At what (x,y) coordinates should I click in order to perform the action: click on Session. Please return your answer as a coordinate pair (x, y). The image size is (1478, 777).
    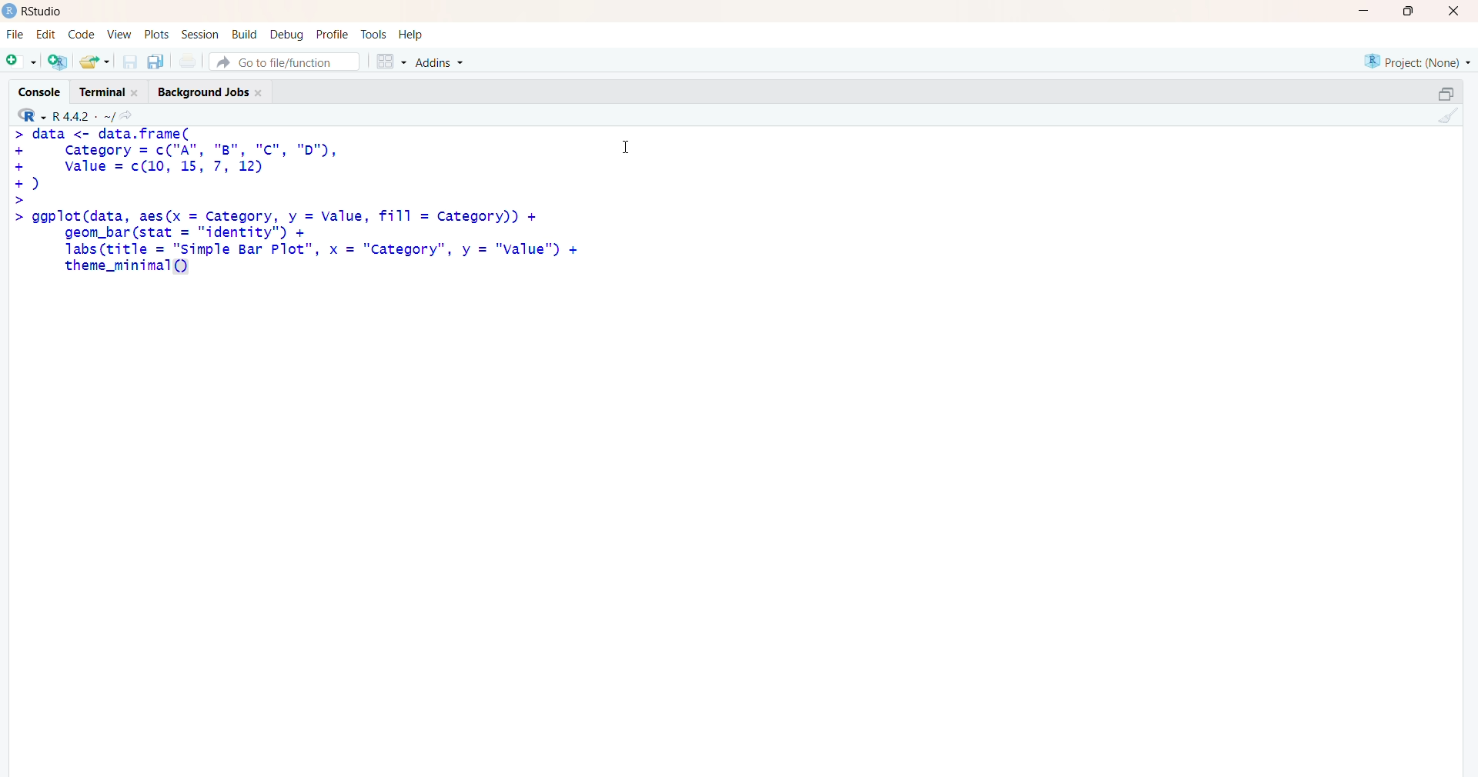
    Looking at the image, I should click on (200, 35).